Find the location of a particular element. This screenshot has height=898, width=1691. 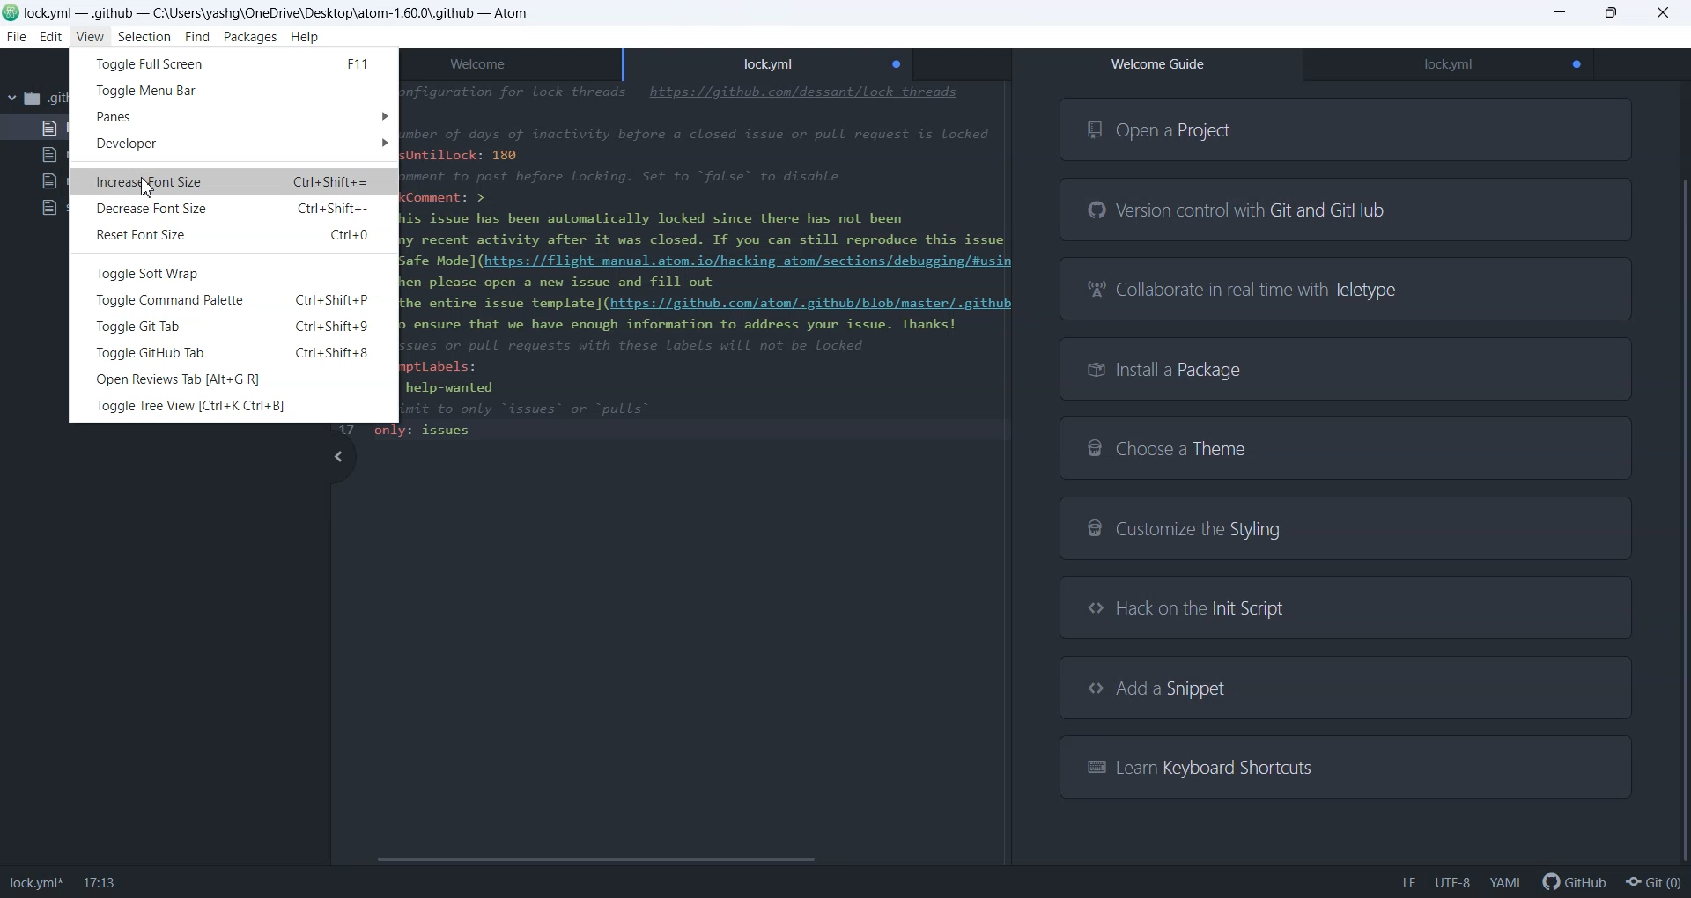

Lock.yml  is located at coordinates (769, 61).